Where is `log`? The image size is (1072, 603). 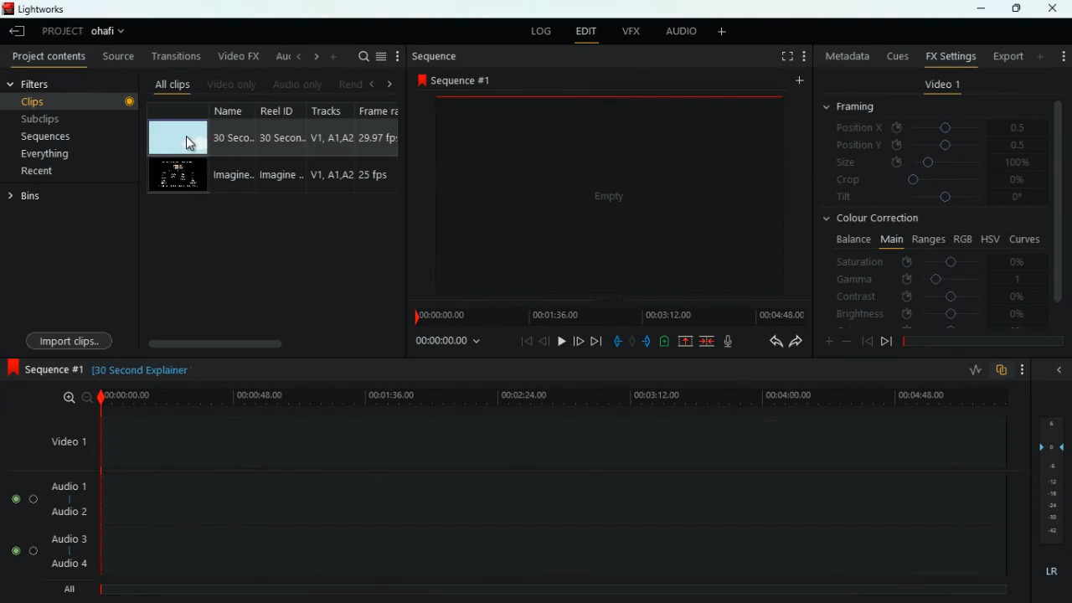
log is located at coordinates (544, 31).